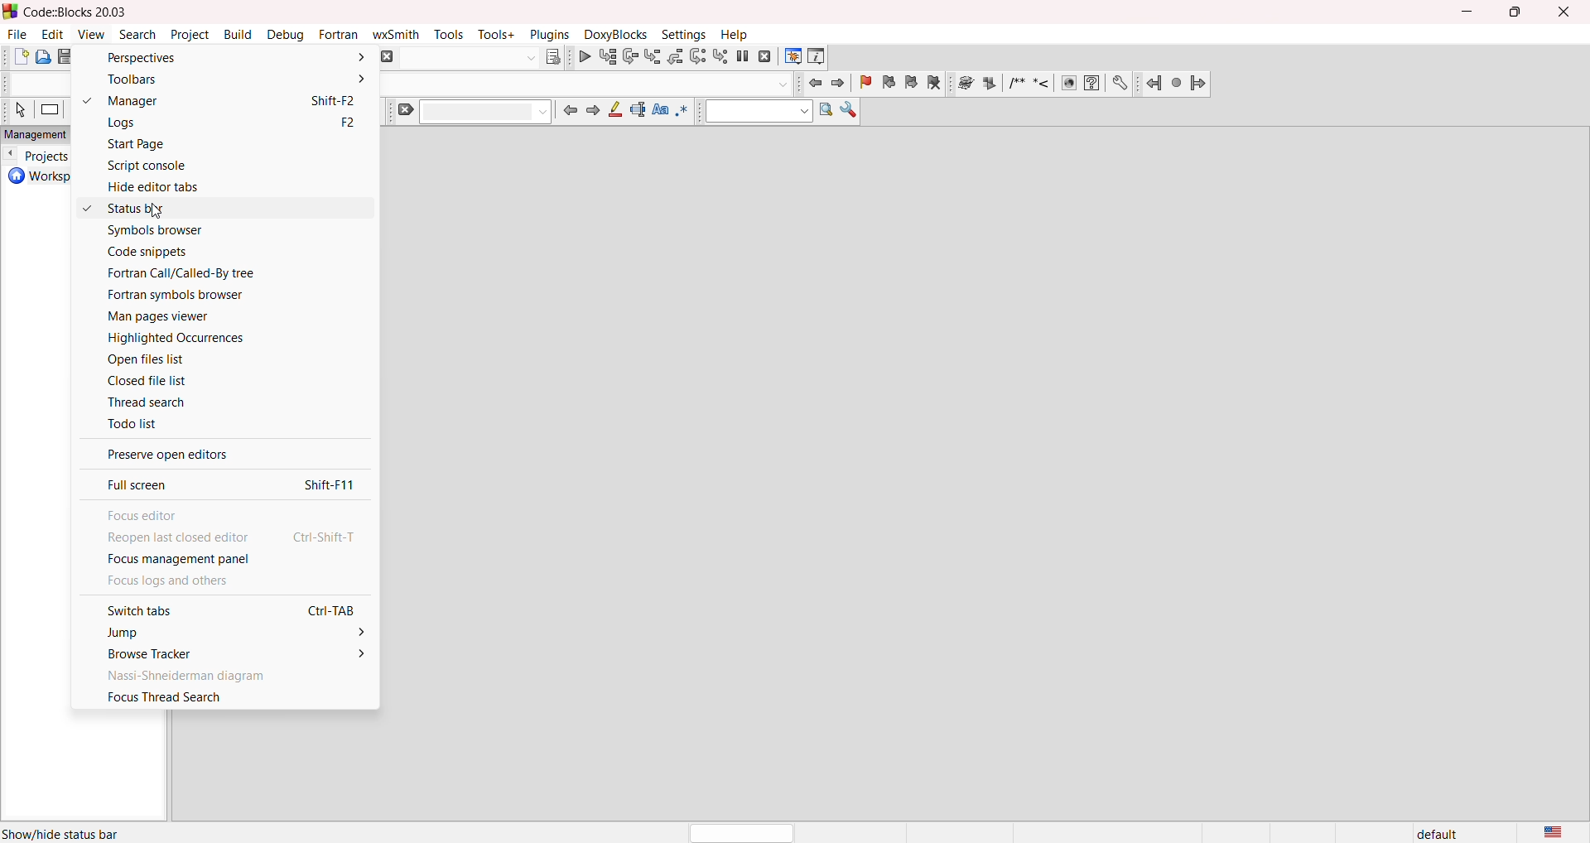  What do you see at coordinates (216, 296) in the screenshot?
I see `fortran symbols browser` at bounding box center [216, 296].